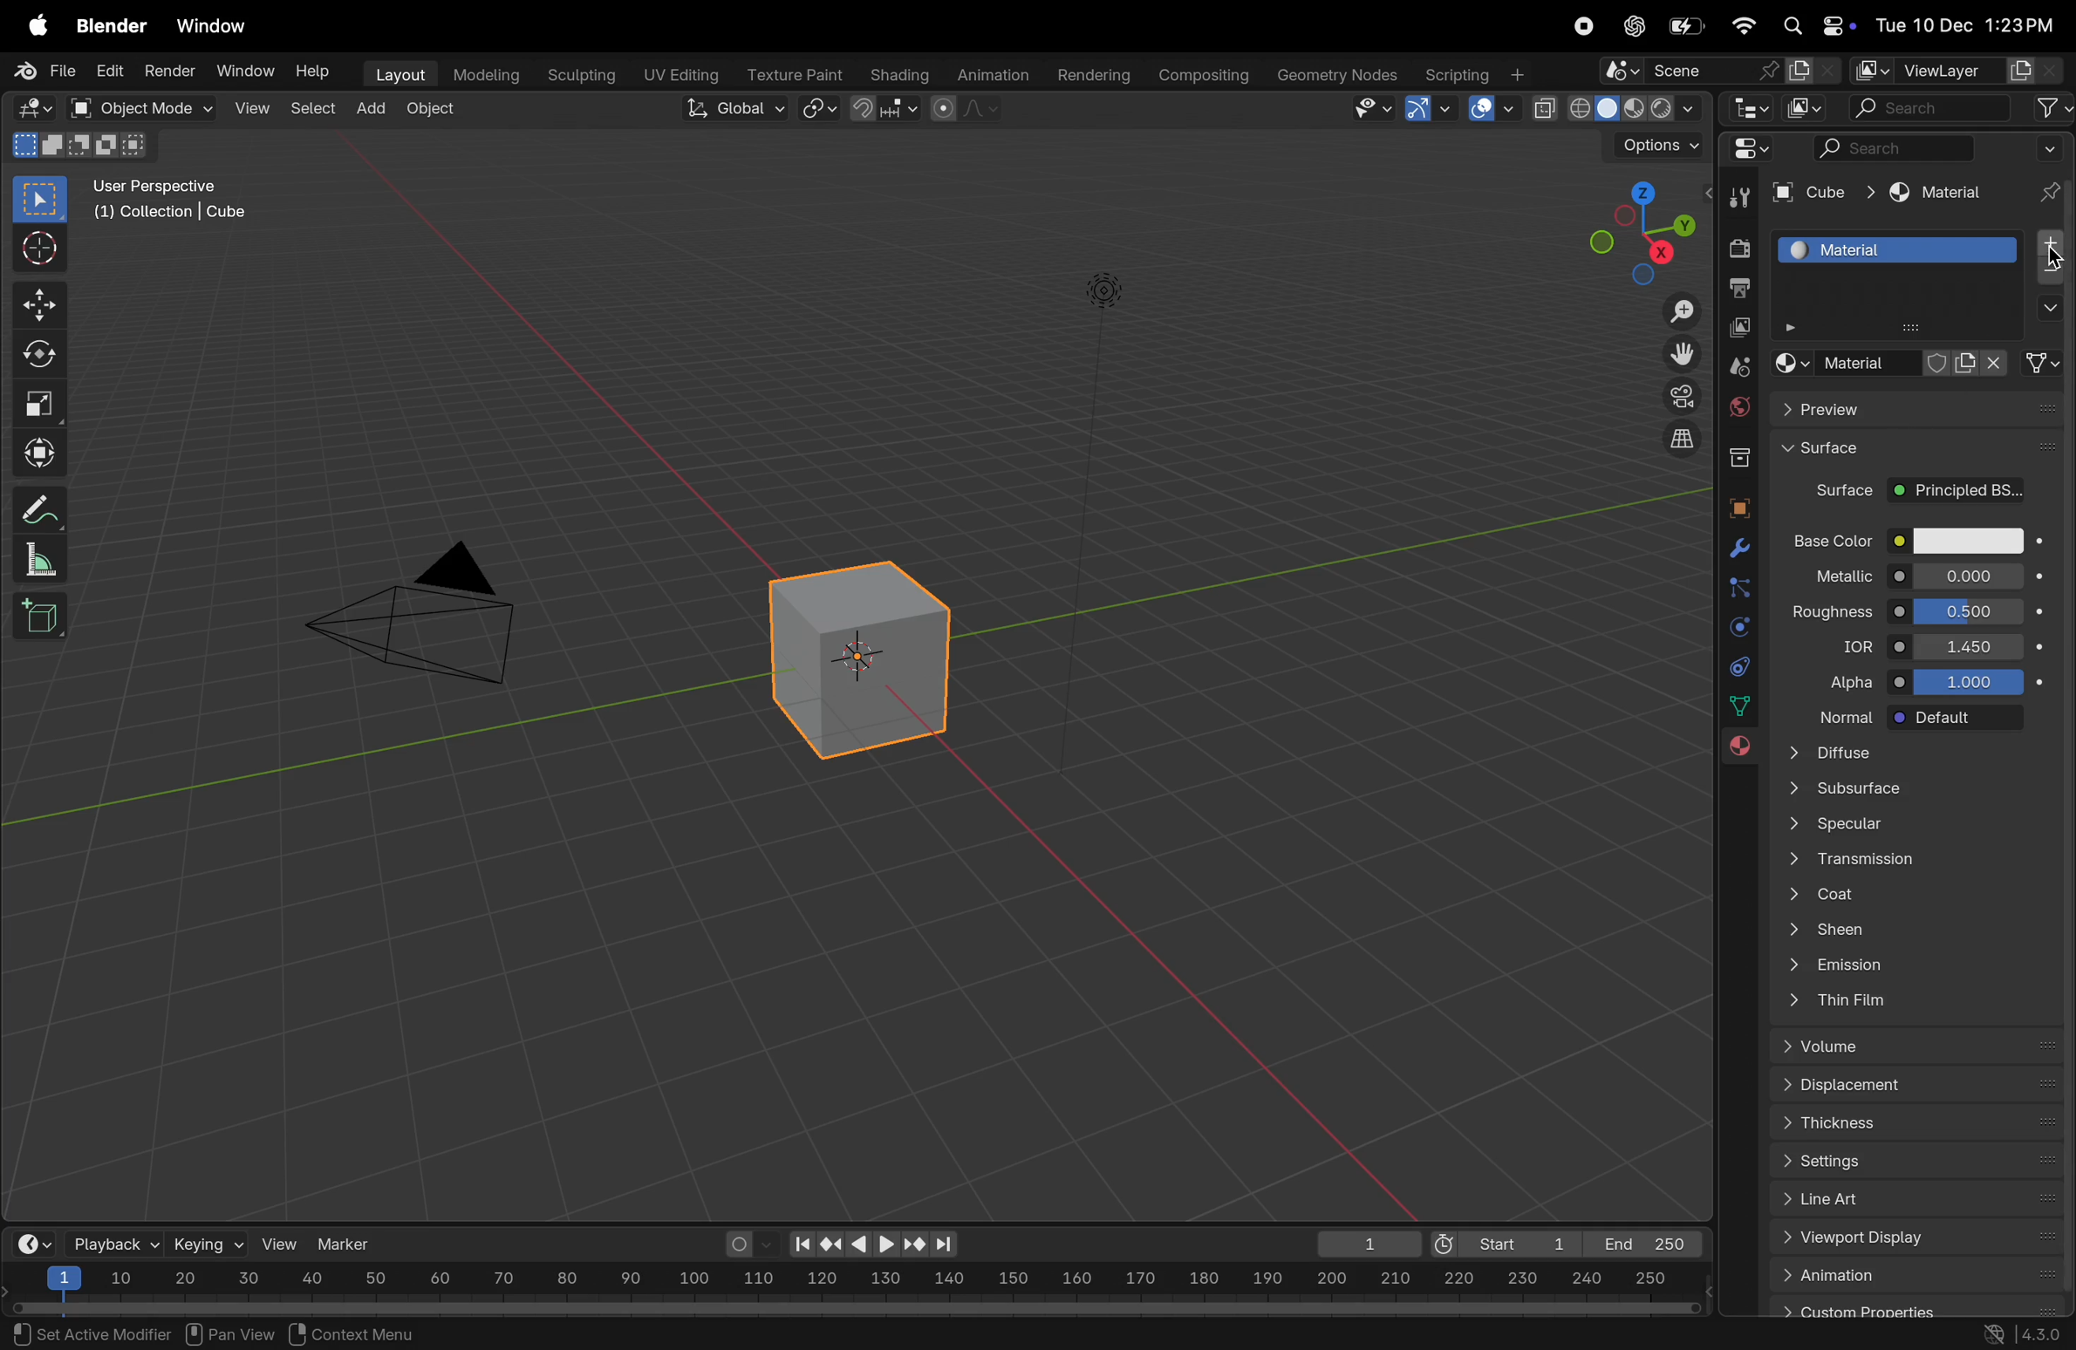 The image size is (2076, 1350). Describe the element at coordinates (426, 608) in the screenshot. I see `camera view ` at that location.